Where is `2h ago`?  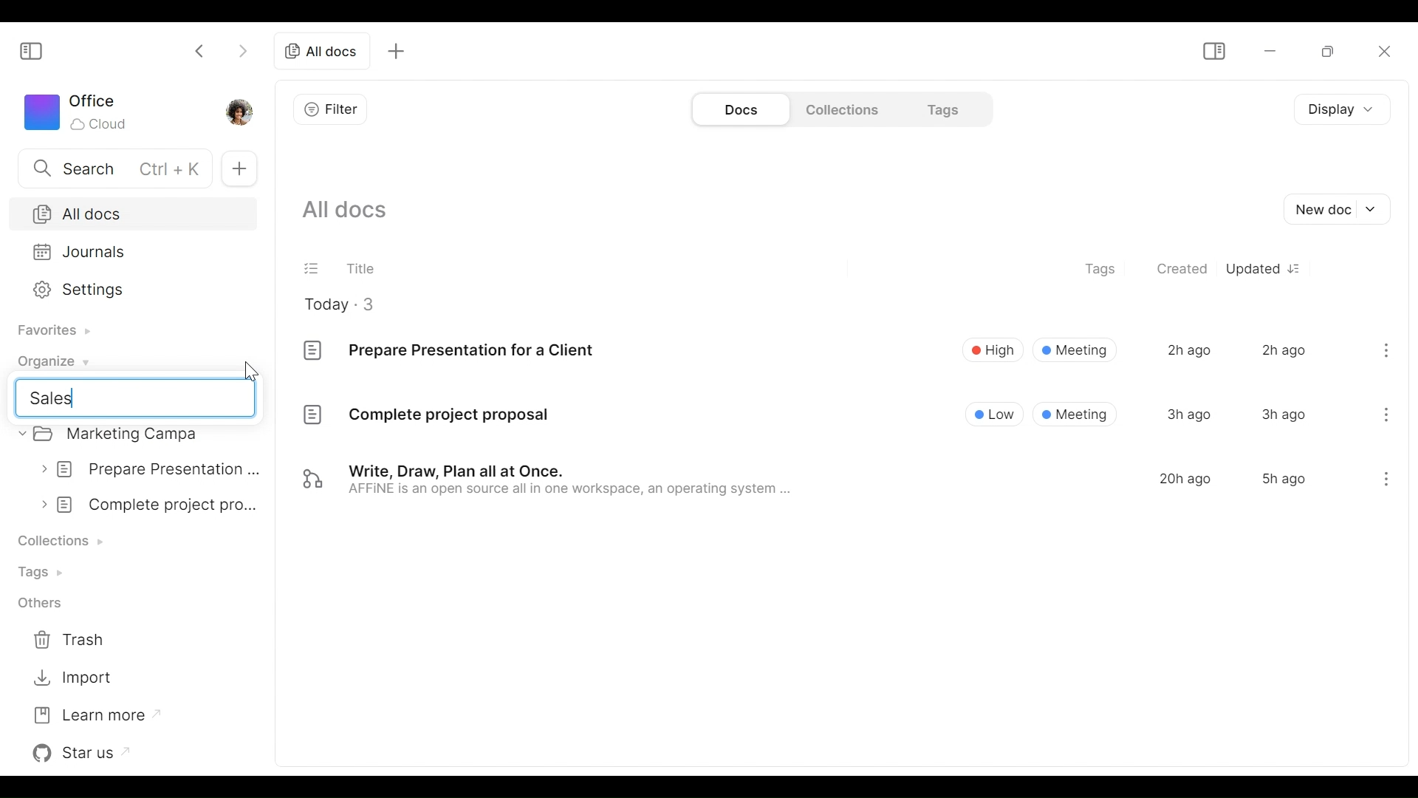
2h ago is located at coordinates (1188, 350).